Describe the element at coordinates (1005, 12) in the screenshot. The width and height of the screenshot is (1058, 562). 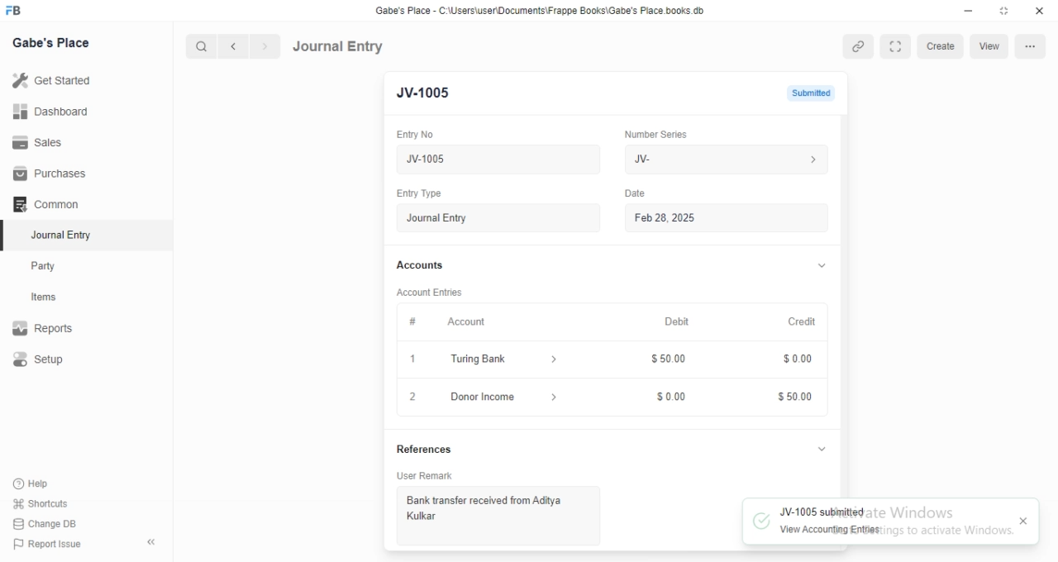
I see `restore down` at that location.